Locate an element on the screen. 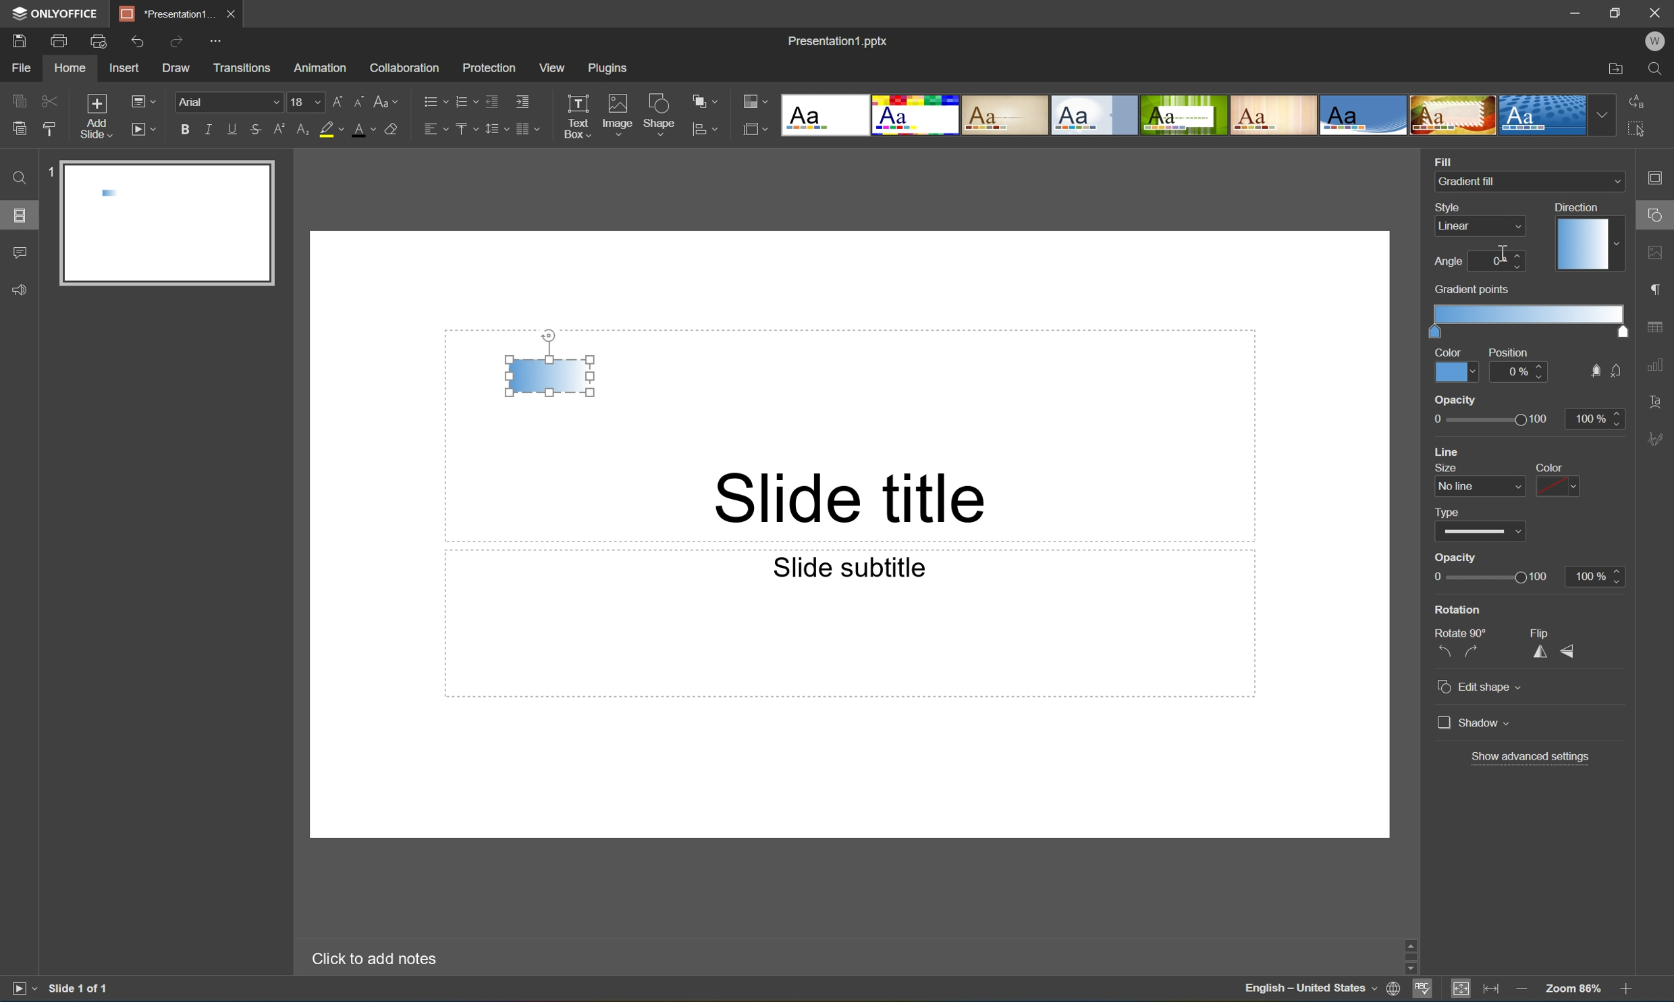  Image is located at coordinates (618, 117).